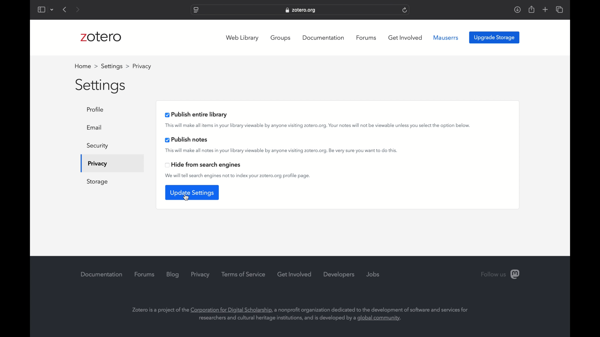  What do you see at coordinates (517, 10) in the screenshot?
I see `downloads` at bounding box center [517, 10].